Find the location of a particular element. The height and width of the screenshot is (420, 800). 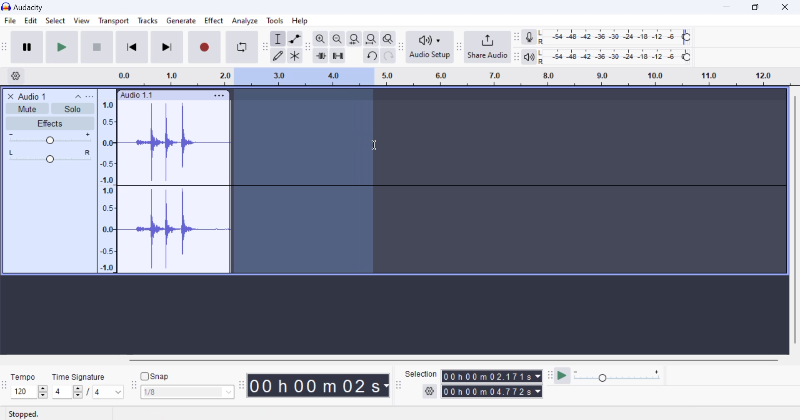

undo is located at coordinates (372, 56).